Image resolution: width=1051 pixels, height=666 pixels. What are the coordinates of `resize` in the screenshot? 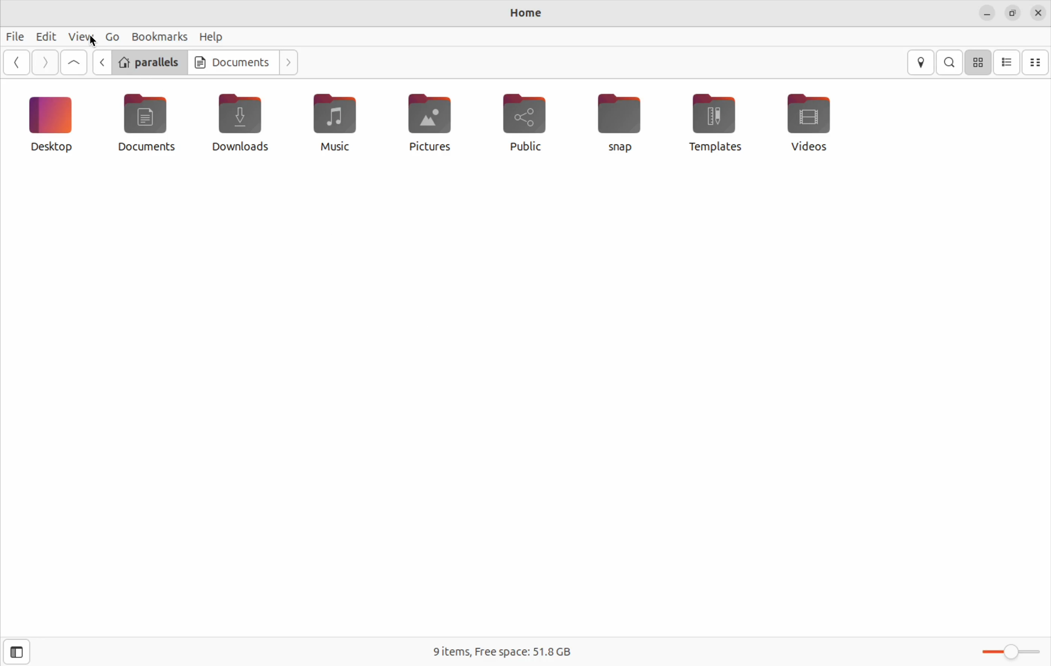 It's located at (1013, 14).